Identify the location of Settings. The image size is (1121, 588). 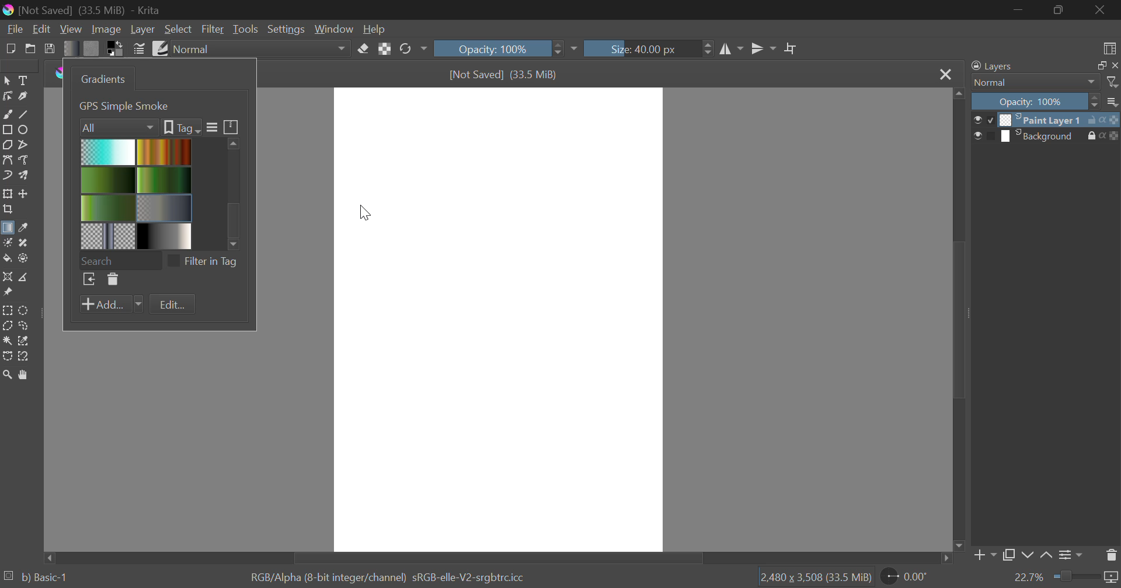
(285, 29).